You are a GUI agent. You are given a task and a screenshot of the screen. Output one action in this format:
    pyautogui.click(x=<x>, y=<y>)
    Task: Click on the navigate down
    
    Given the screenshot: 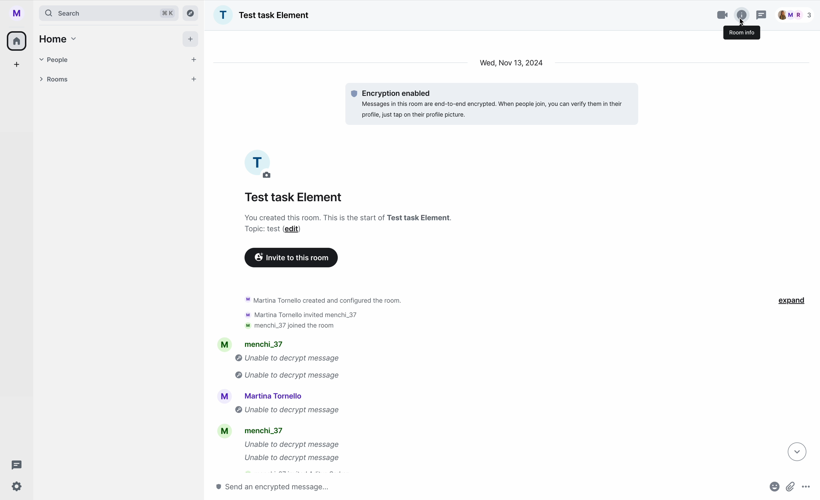 What is the action you would take?
    pyautogui.click(x=798, y=451)
    